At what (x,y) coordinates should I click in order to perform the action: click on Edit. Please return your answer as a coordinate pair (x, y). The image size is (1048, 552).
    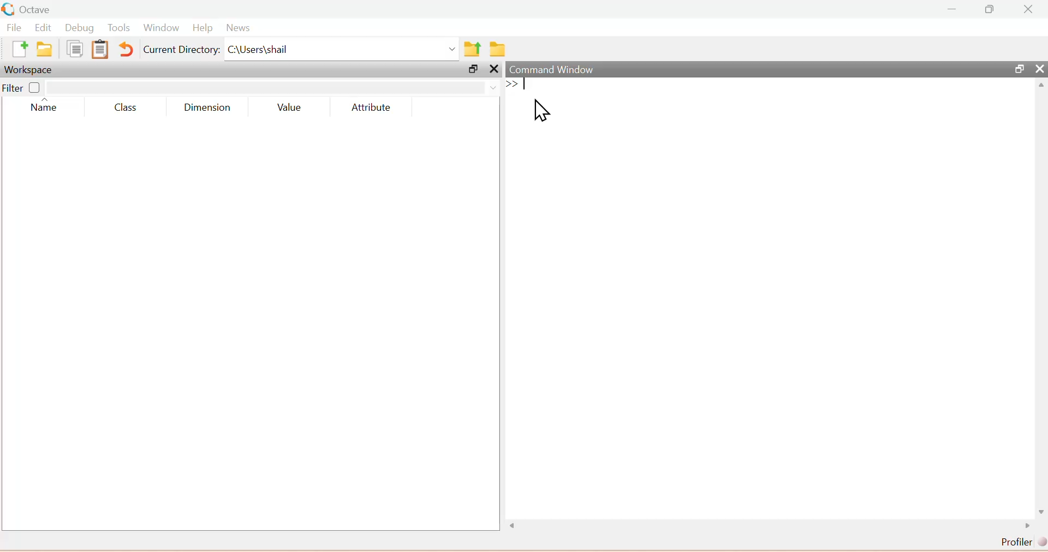
    Looking at the image, I should click on (44, 28).